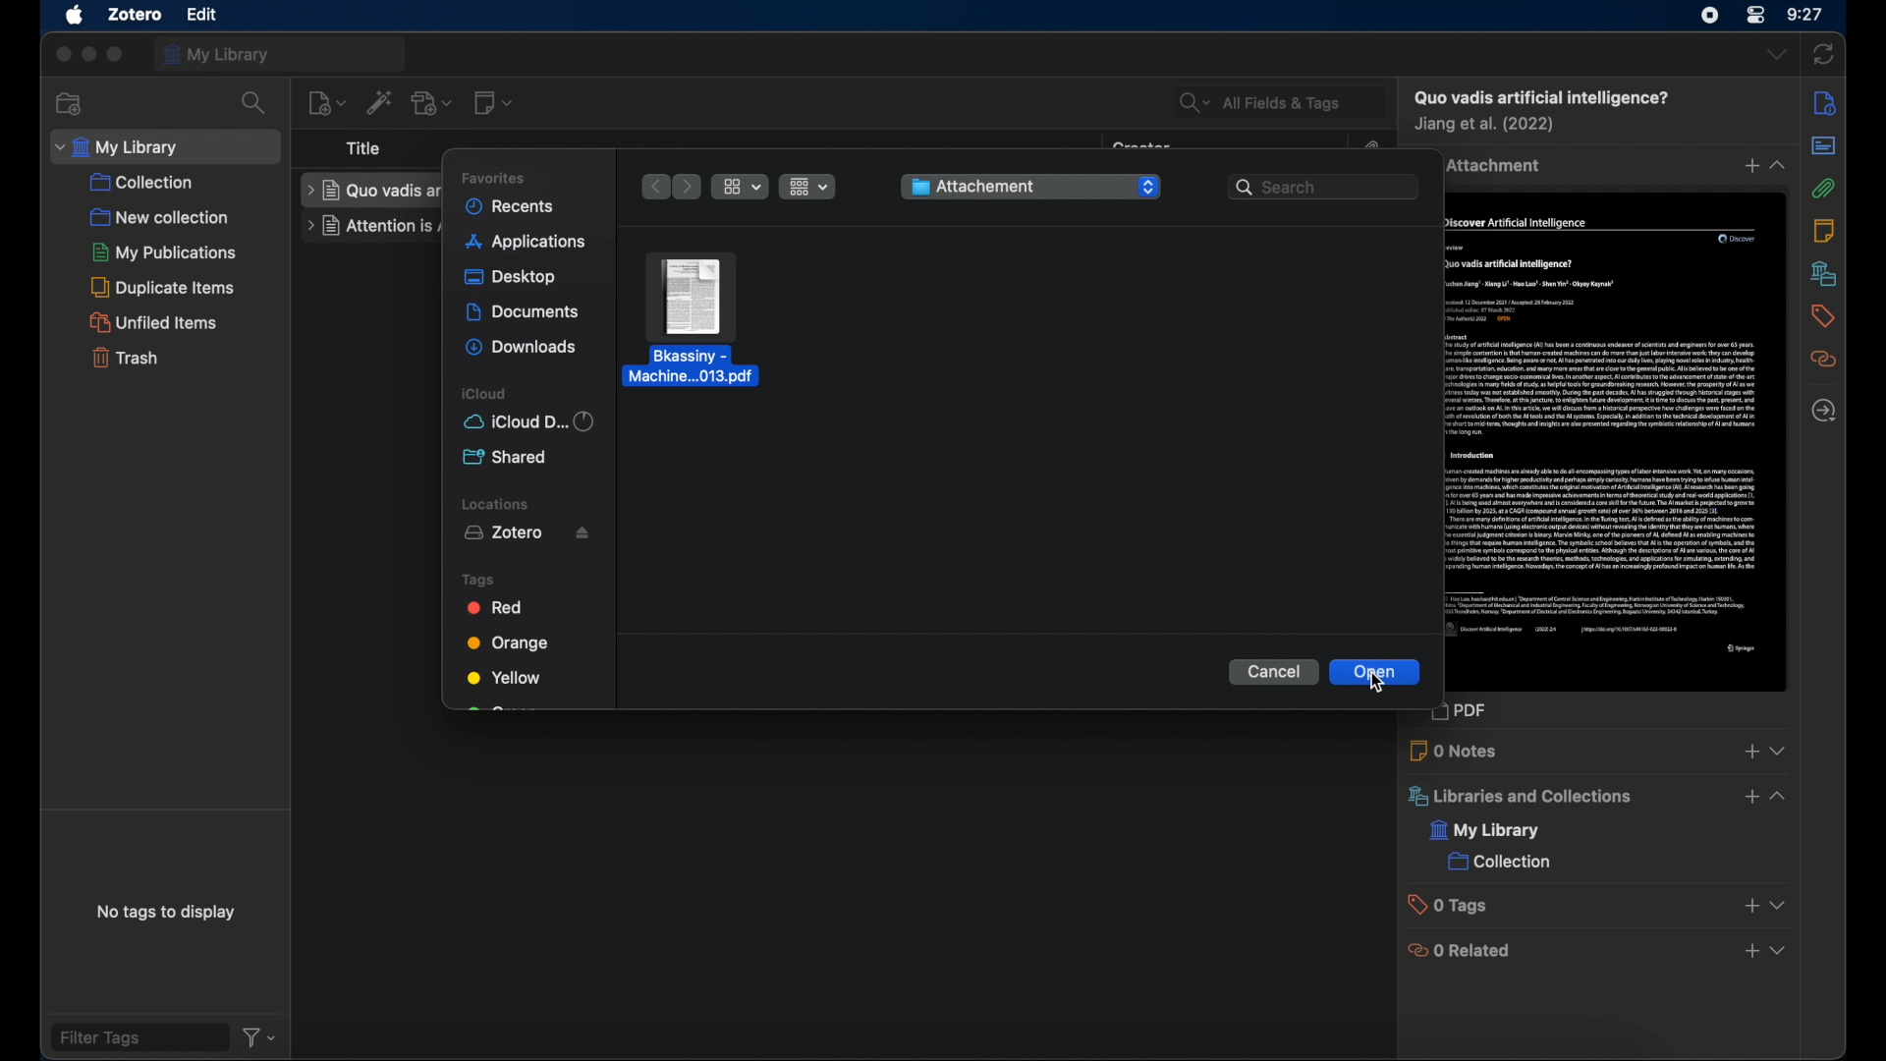 The width and height of the screenshot is (1886, 1061). Describe the element at coordinates (162, 251) in the screenshot. I see `my publications` at that location.